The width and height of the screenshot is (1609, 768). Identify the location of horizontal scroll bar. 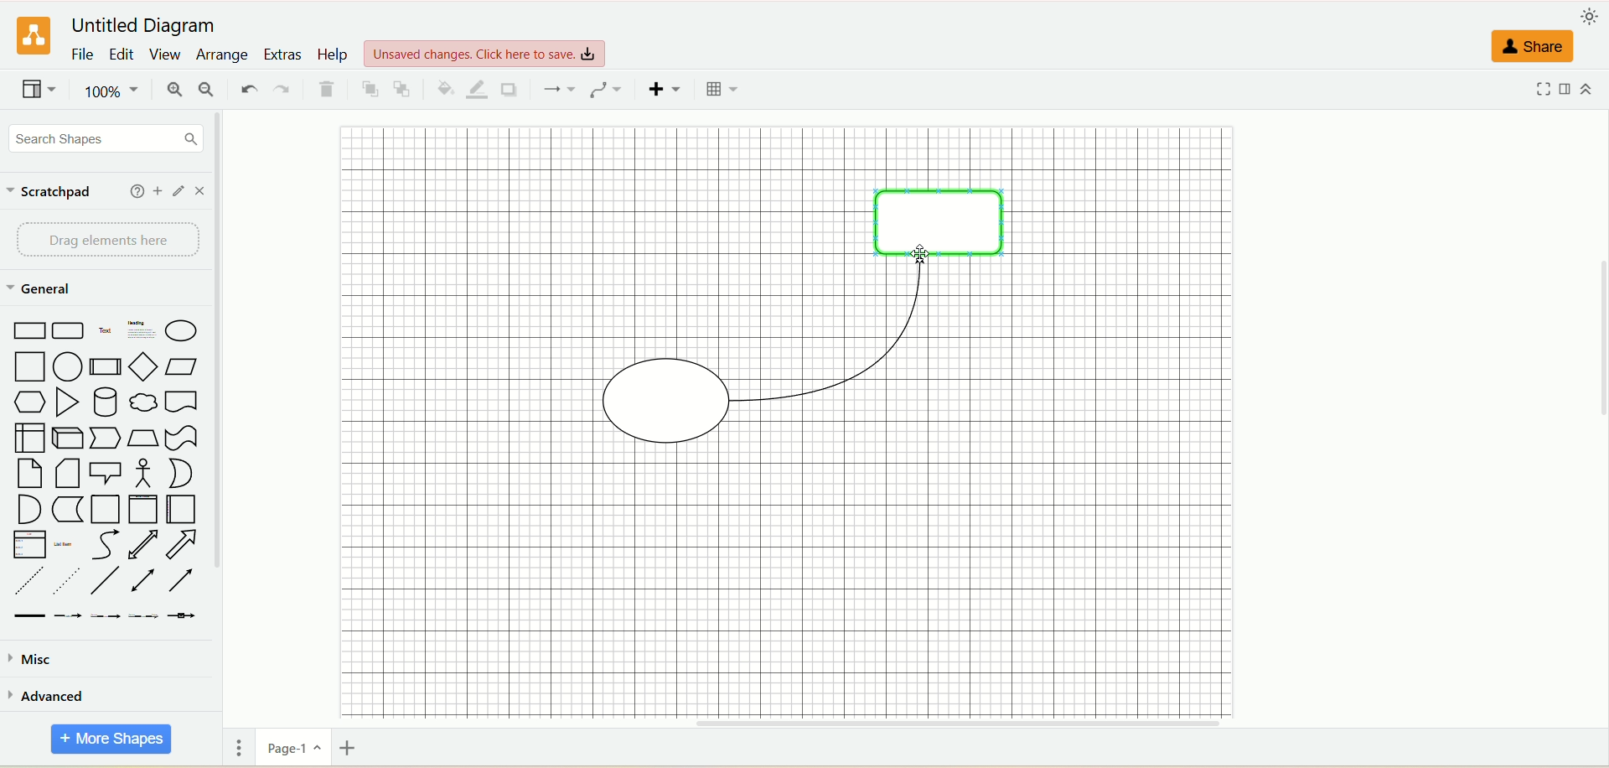
(912, 724).